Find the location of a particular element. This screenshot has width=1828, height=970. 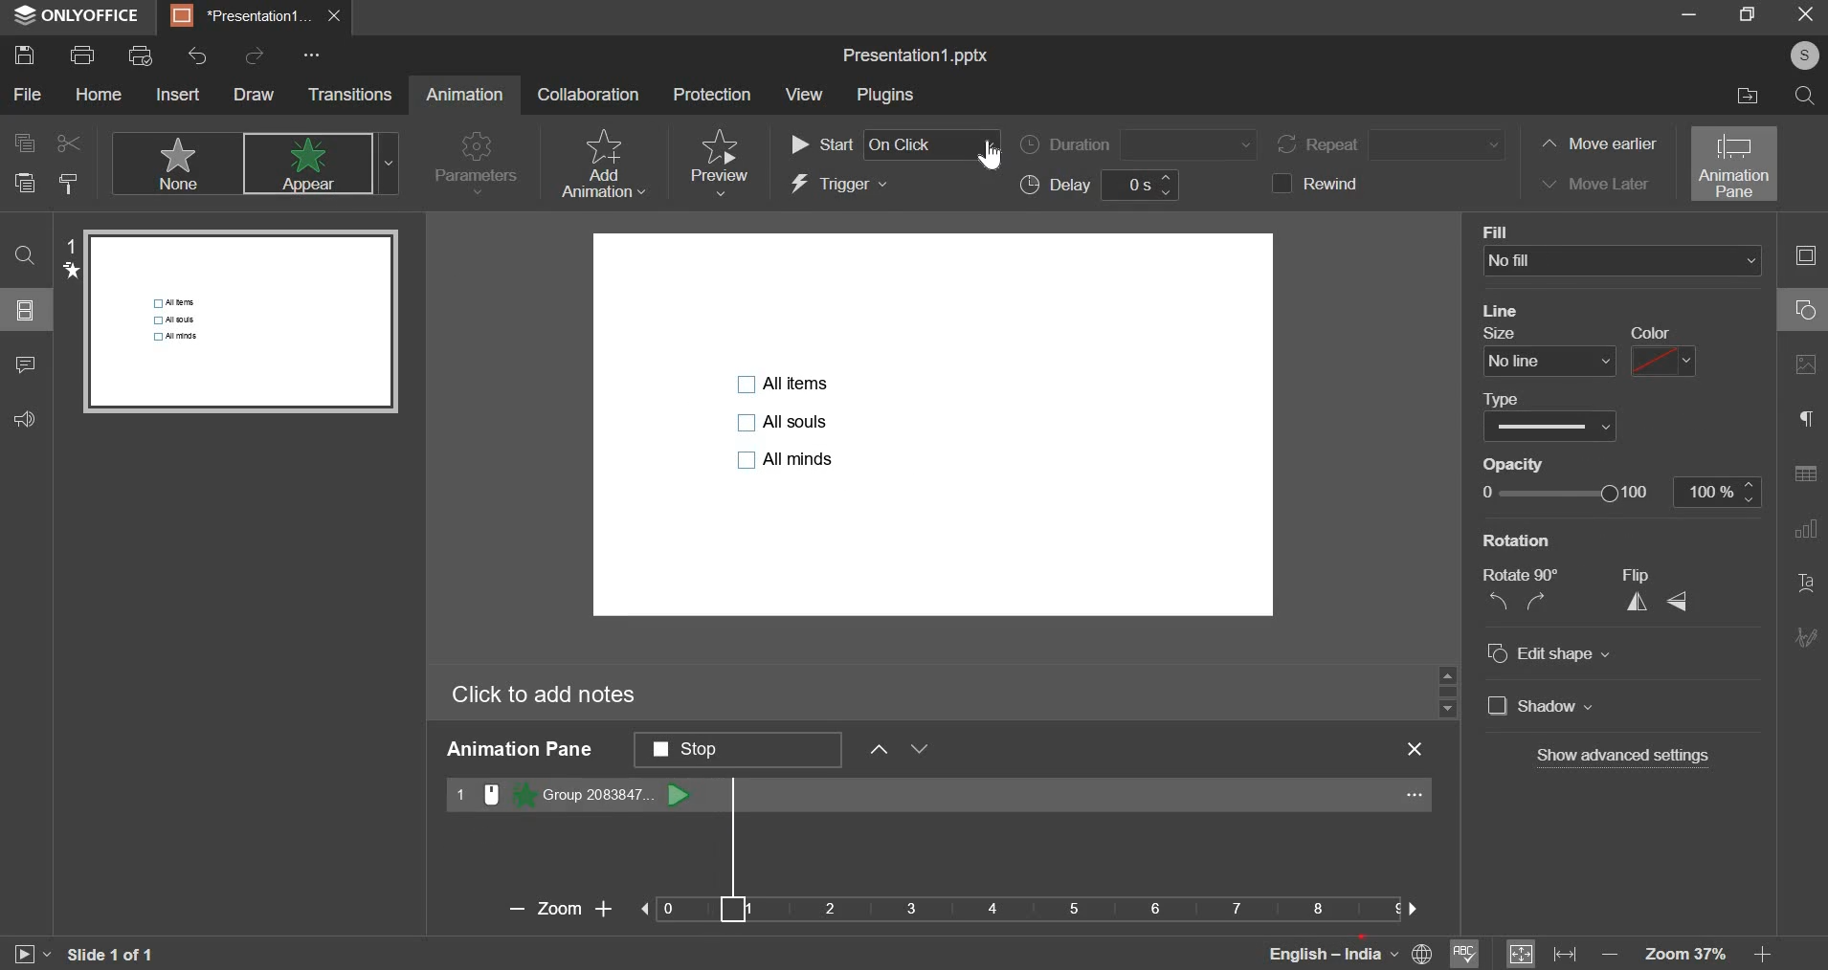

slider is located at coordinates (1446, 690).